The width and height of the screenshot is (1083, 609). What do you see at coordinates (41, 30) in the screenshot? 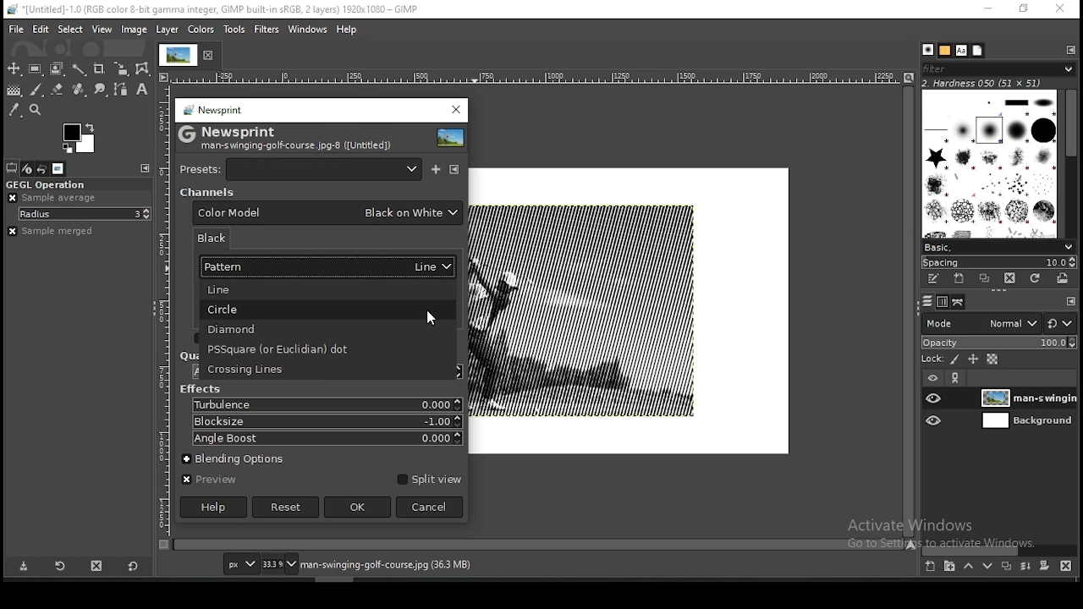
I see `edit` at bounding box center [41, 30].